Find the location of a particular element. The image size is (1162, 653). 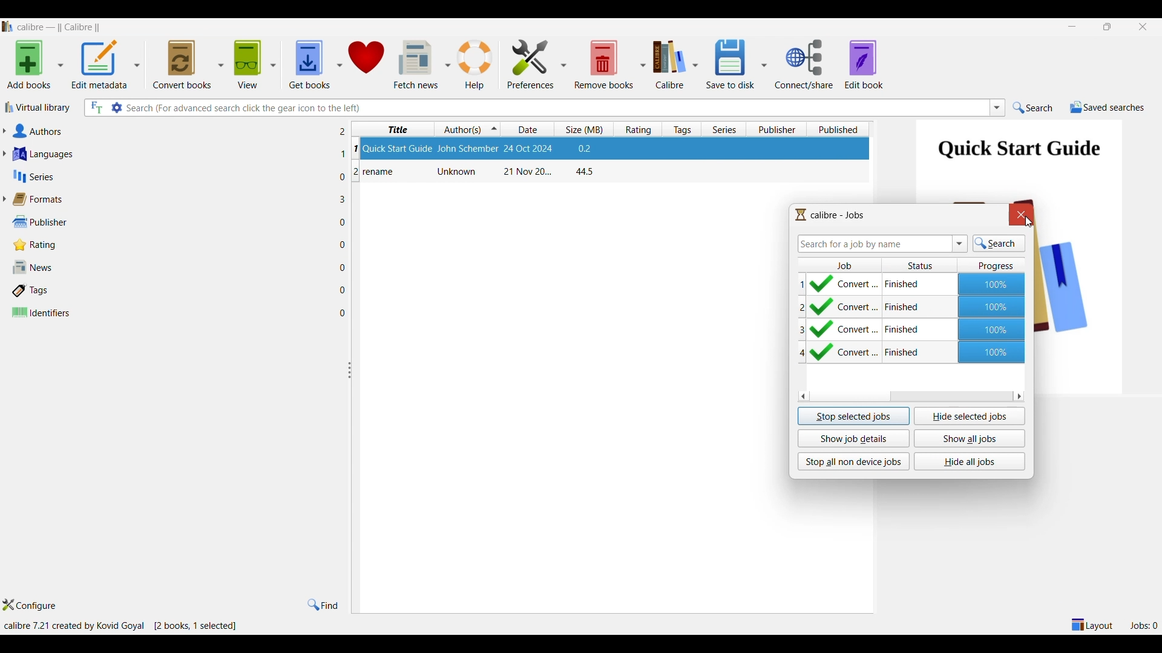

Advanced search is located at coordinates (116, 108).